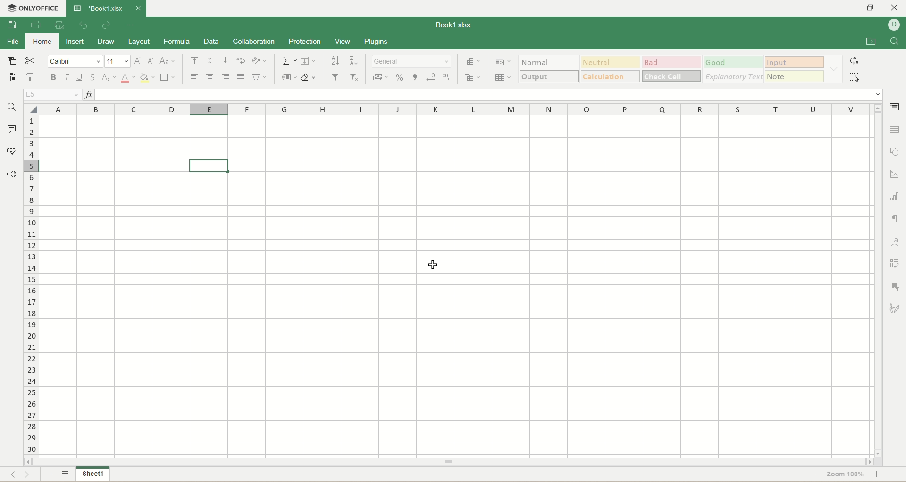 Image resolution: width=906 pixels, height=482 pixels. What do you see at coordinates (897, 108) in the screenshot?
I see `cell settings` at bounding box center [897, 108].